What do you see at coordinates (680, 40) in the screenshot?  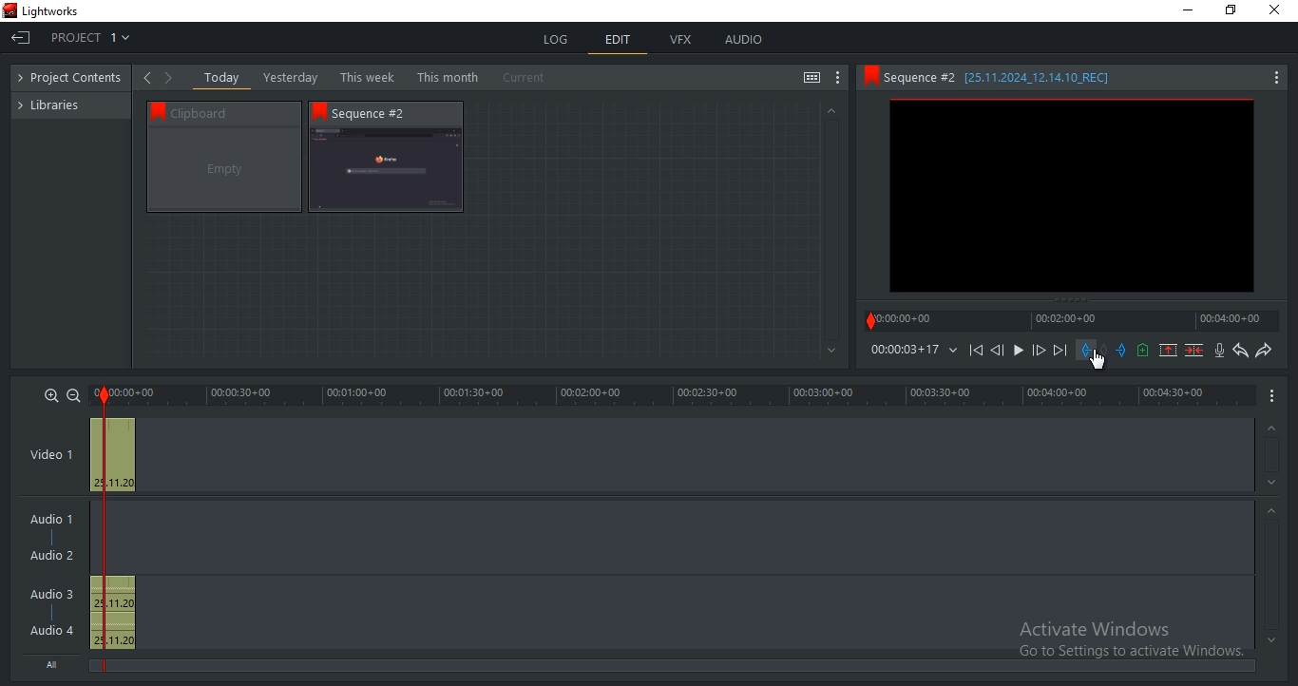 I see `vfx` at bounding box center [680, 40].